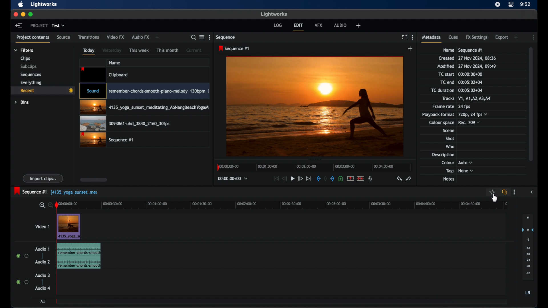 Image resolution: width=548 pixels, height=308 pixels. Describe the element at coordinates (299, 27) in the screenshot. I see `edit` at that location.